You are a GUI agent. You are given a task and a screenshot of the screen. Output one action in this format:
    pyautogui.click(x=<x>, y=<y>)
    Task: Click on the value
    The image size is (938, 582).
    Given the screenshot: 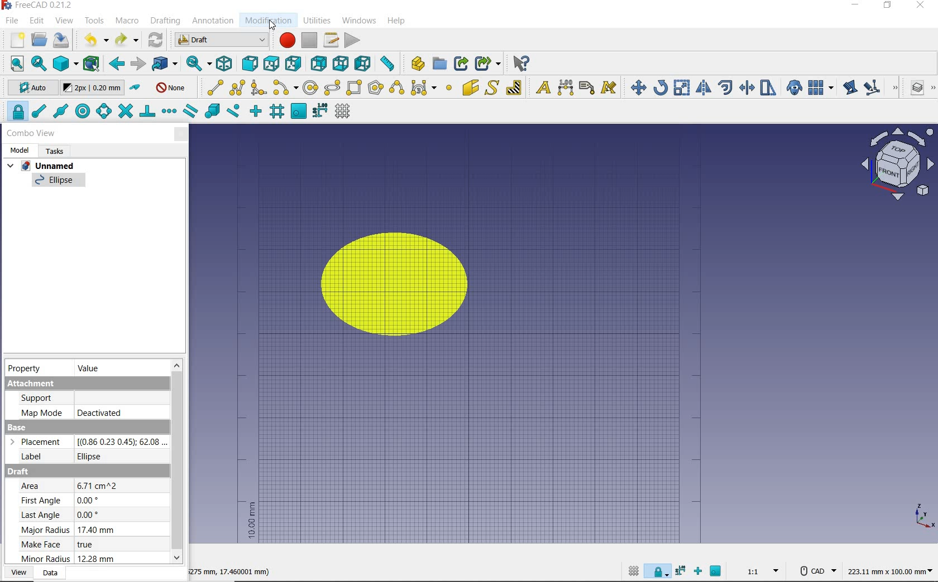 What is the action you would take?
    pyautogui.click(x=91, y=367)
    